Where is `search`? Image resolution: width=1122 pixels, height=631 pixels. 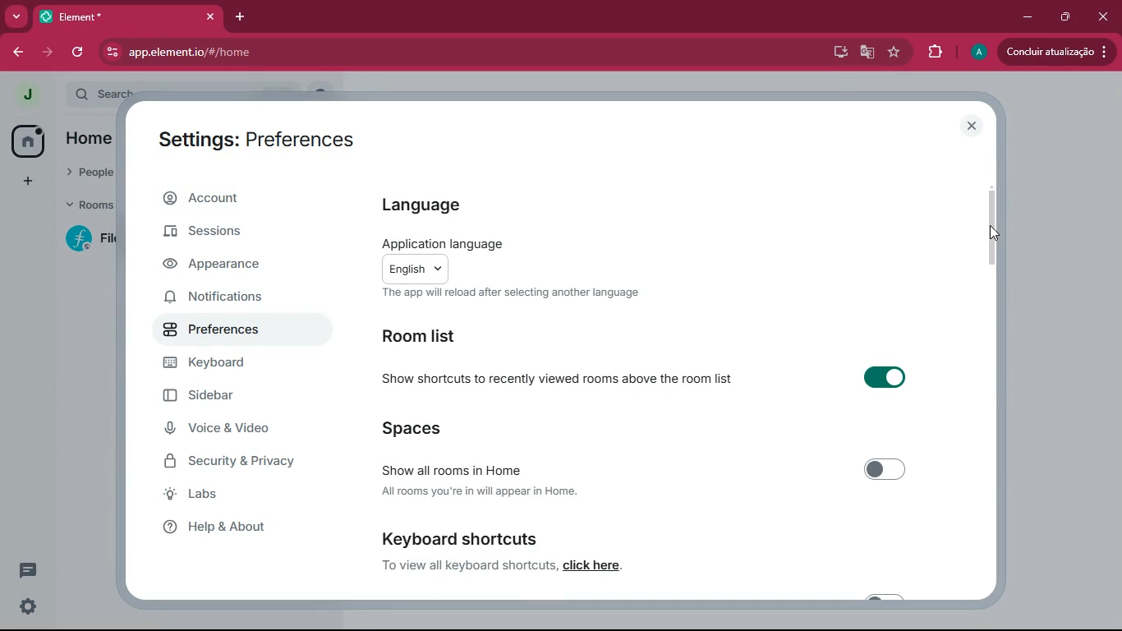 search is located at coordinates (99, 94).